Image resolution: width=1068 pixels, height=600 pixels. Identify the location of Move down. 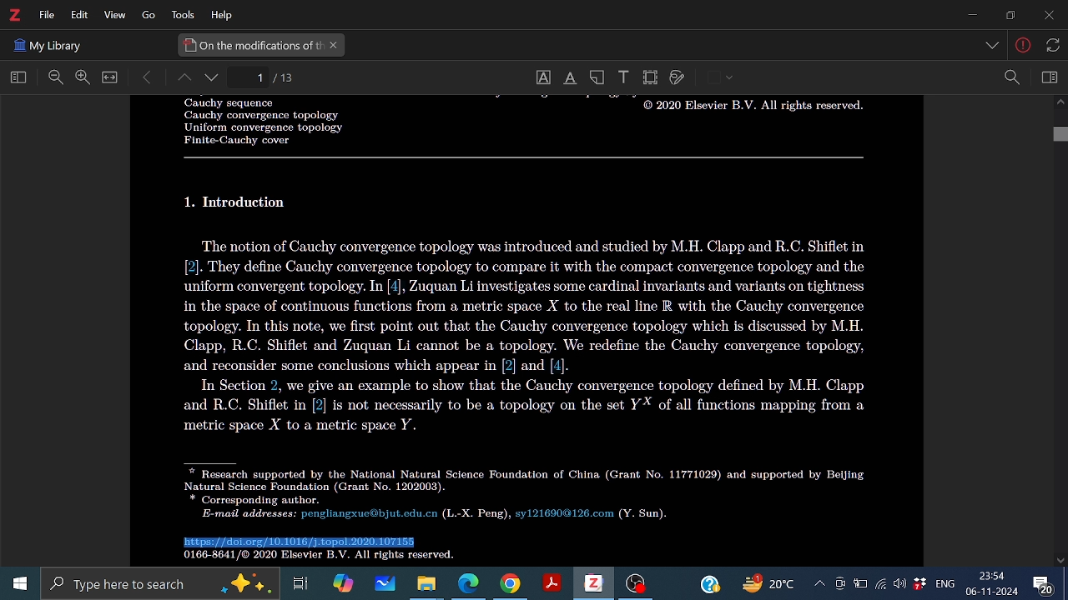
(1061, 560).